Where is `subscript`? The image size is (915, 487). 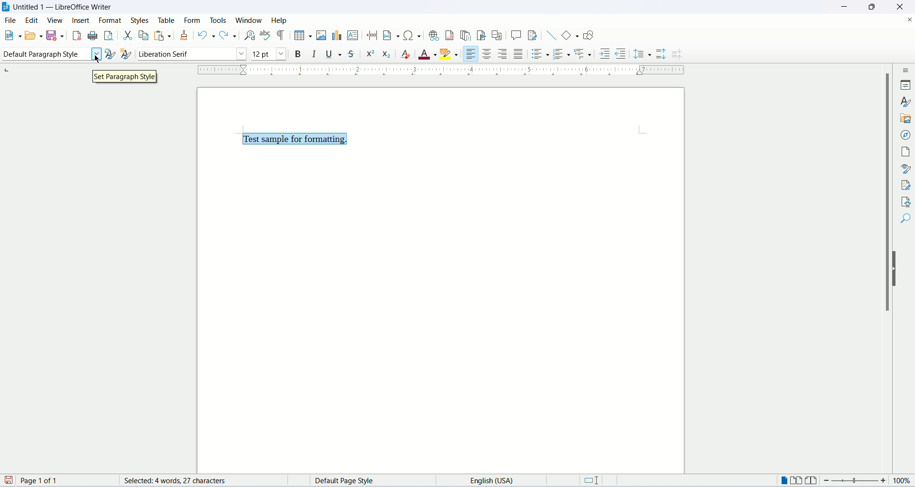
subscript is located at coordinates (387, 53).